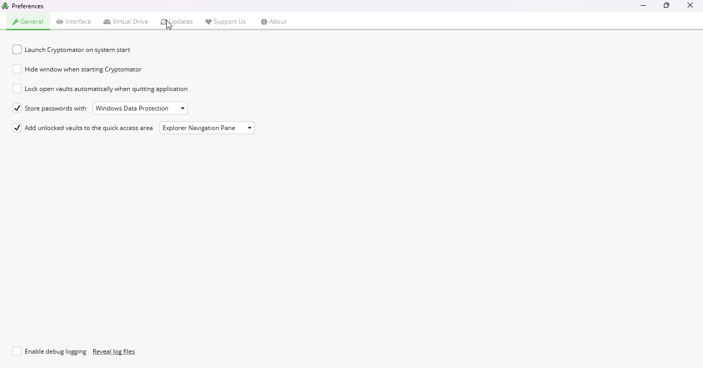  I want to click on enable debug logging, so click(48, 351).